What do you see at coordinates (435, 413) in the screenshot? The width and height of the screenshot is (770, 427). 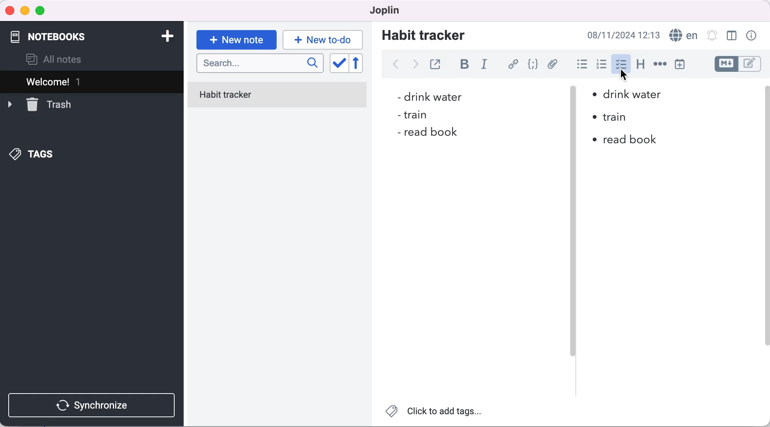 I see `click to add tags` at bounding box center [435, 413].